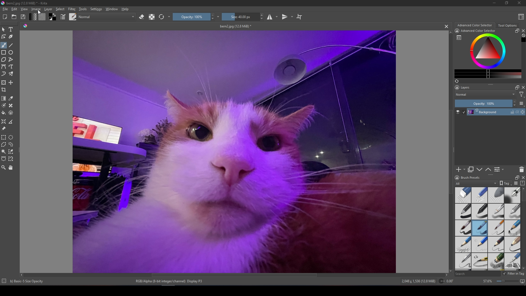 The height and width of the screenshot is (296, 526). Describe the element at coordinates (461, 112) in the screenshot. I see `Layer visibility` at that location.